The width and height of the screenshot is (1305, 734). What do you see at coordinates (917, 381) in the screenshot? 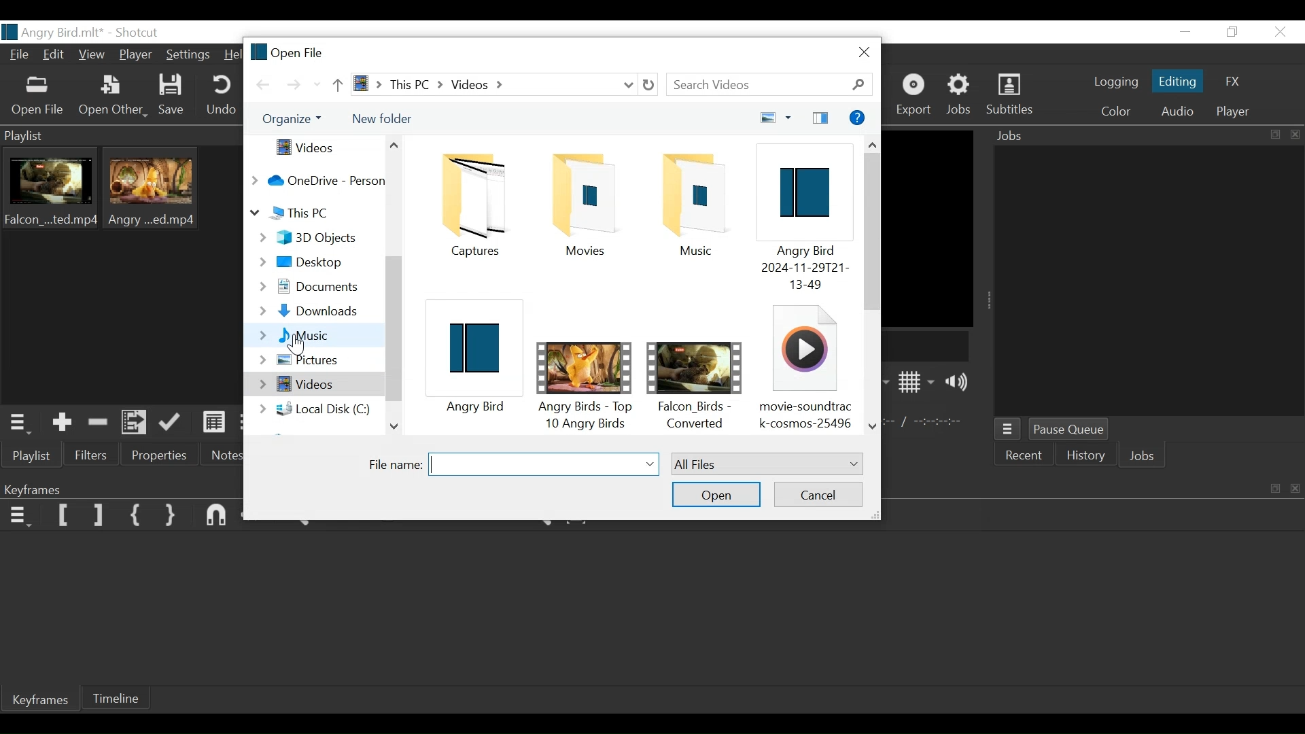
I see `Show display grid on player` at bounding box center [917, 381].